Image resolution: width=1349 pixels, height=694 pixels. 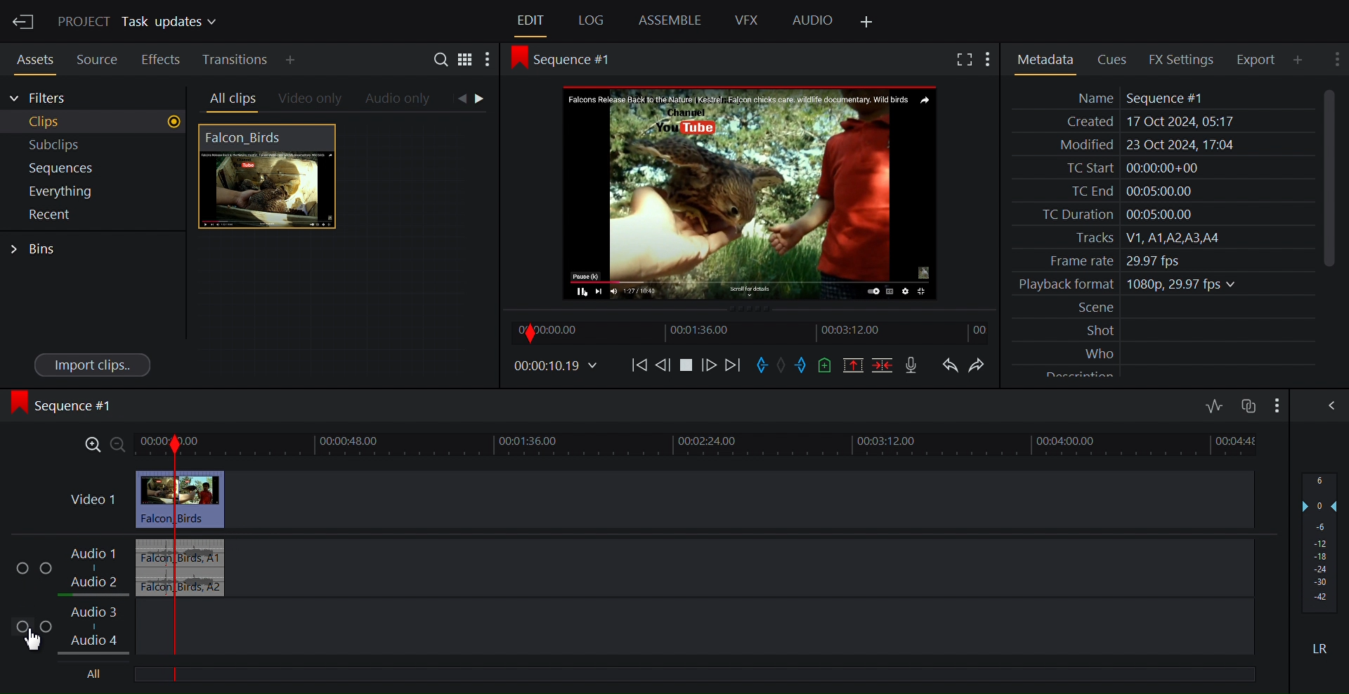 I want to click on VFX, so click(x=748, y=20).